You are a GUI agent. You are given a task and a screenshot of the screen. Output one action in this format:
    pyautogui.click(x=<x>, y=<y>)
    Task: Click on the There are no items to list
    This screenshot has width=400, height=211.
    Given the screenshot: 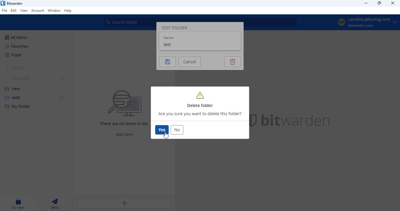 What is the action you would take?
    pyautogui.click(x=124, y=124)
    